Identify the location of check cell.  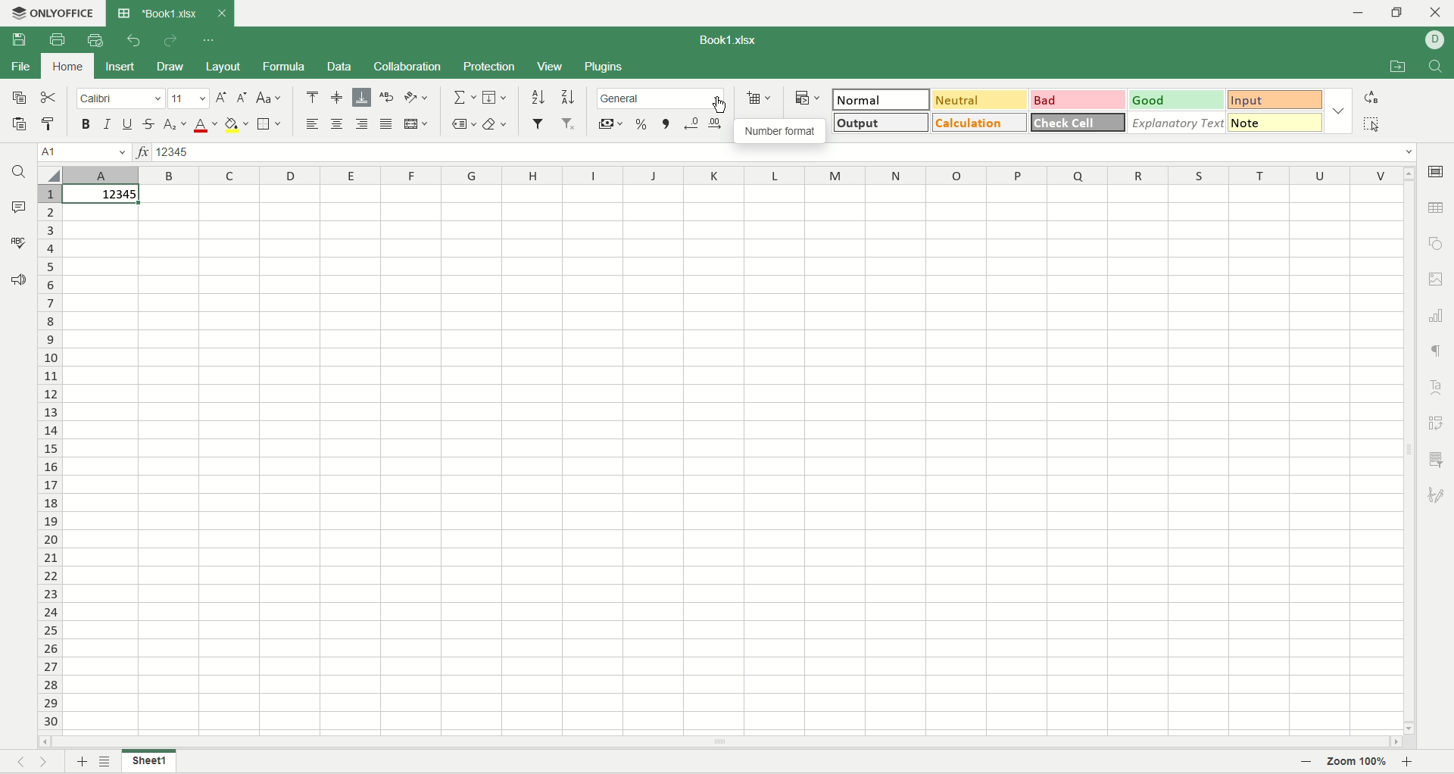
(1077, 123).